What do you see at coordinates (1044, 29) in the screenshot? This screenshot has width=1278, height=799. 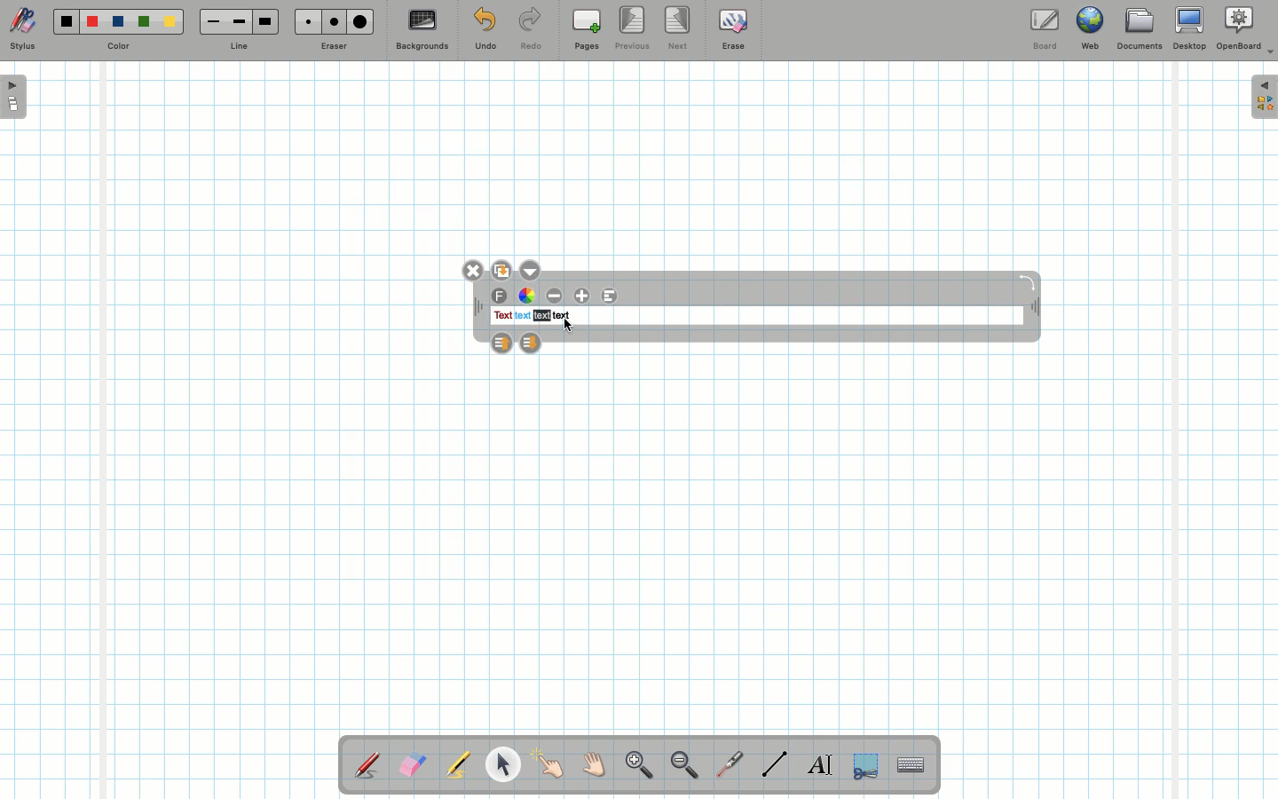 I see `Board` at bounding box center [1044, 29].